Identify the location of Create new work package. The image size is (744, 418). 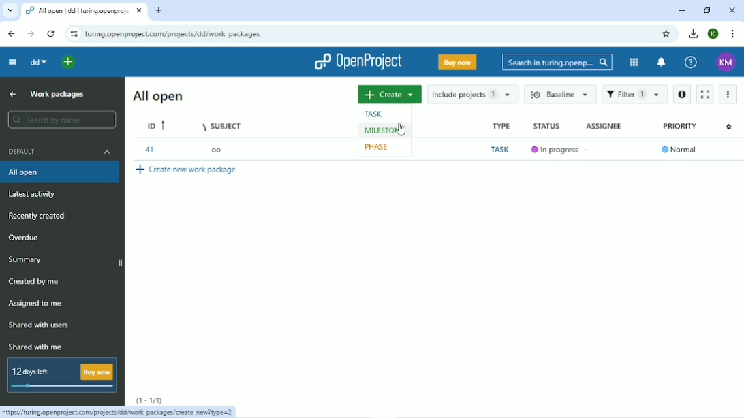
(187, 169).